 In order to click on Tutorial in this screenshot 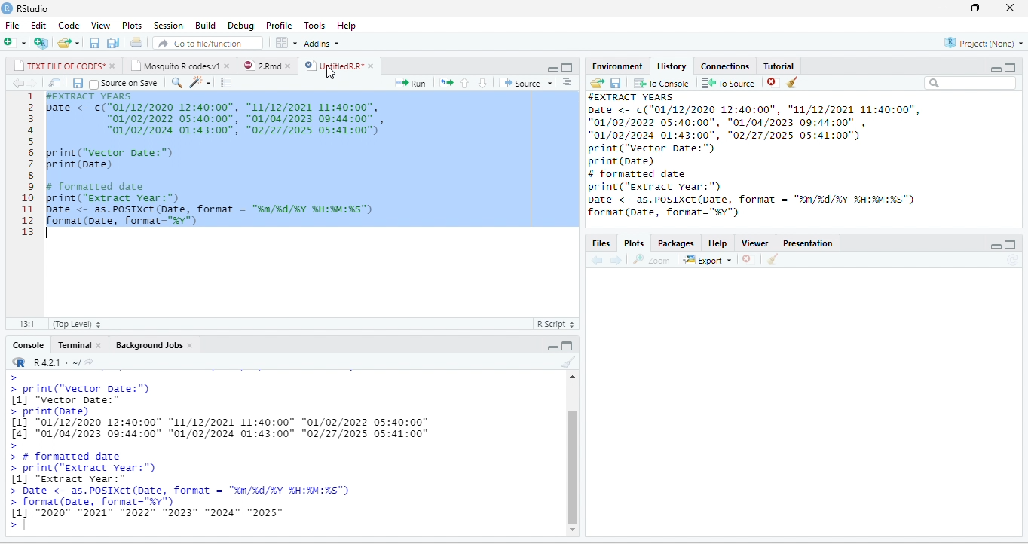, I will do `click(779, 66)`.